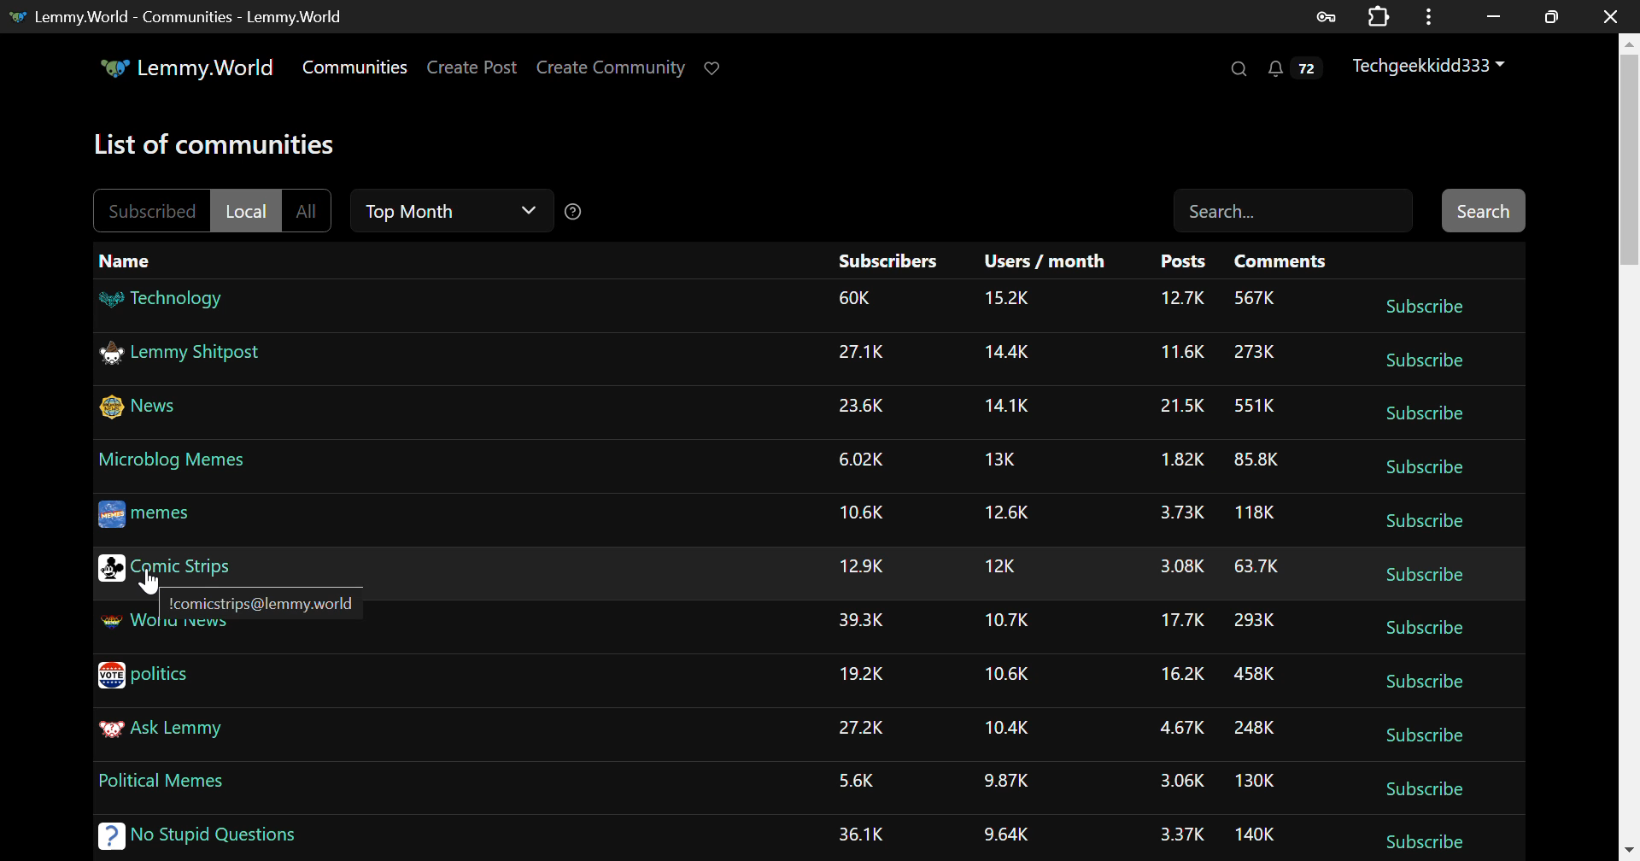  Describe the element at coordinates (1428, 522) in the screenshot. I see `Subscribe` at that location.